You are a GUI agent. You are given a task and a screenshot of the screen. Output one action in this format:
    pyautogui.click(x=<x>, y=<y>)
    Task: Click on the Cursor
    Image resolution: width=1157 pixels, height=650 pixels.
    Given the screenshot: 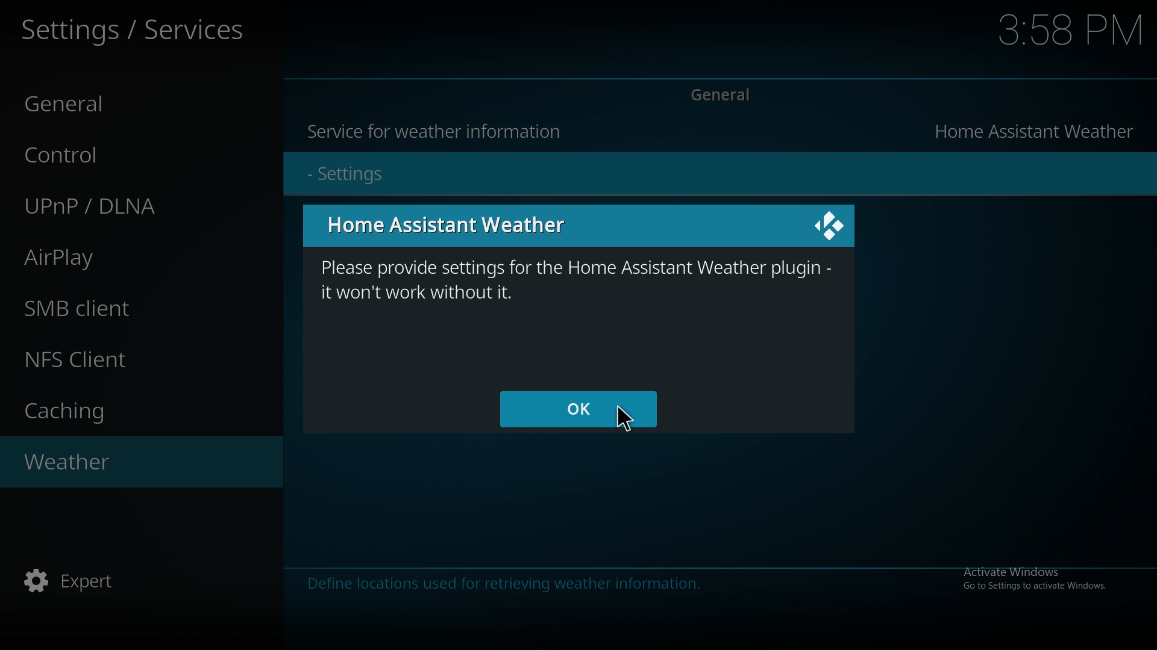 What is the action you would take?
    pyautogui.click(x=631, y=425)
    